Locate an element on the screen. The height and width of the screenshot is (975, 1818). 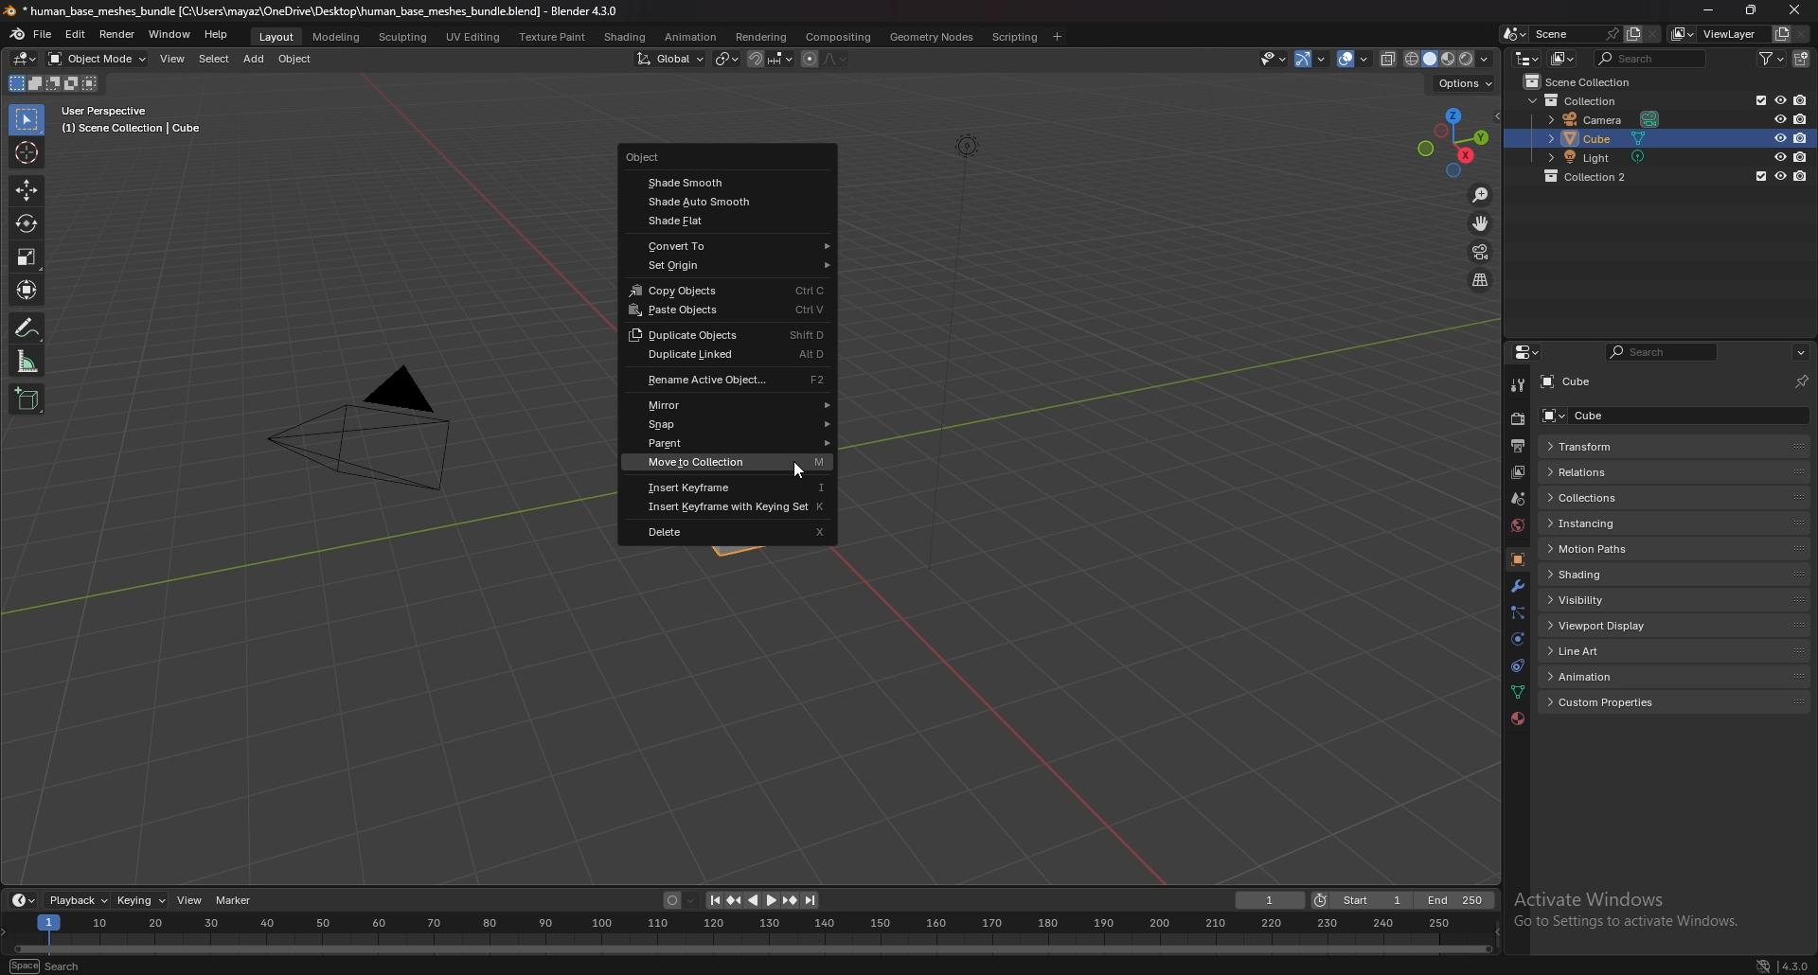
mode is located at coordinates (54, 85).